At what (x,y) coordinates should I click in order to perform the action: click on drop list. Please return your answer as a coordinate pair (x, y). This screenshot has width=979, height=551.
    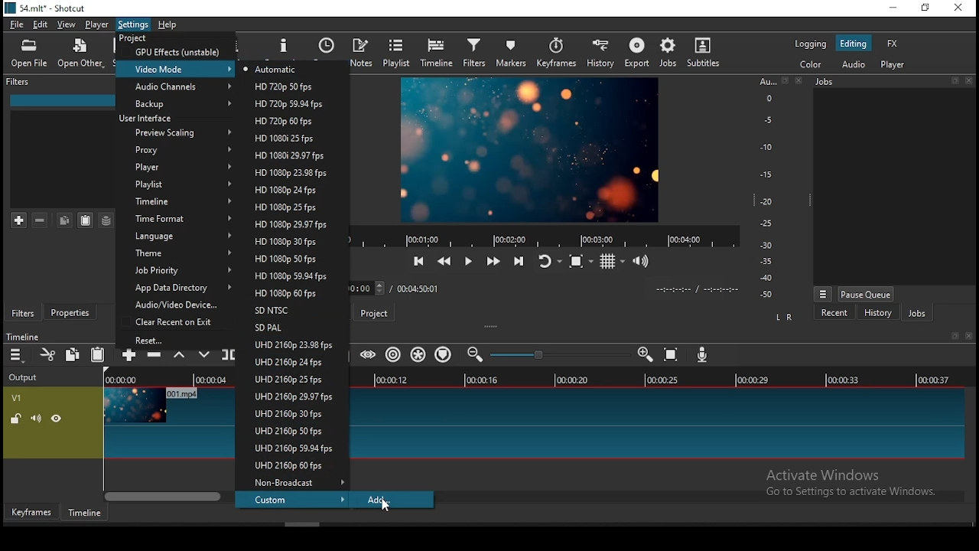
    Looking at the image, I should click on (368, 289).